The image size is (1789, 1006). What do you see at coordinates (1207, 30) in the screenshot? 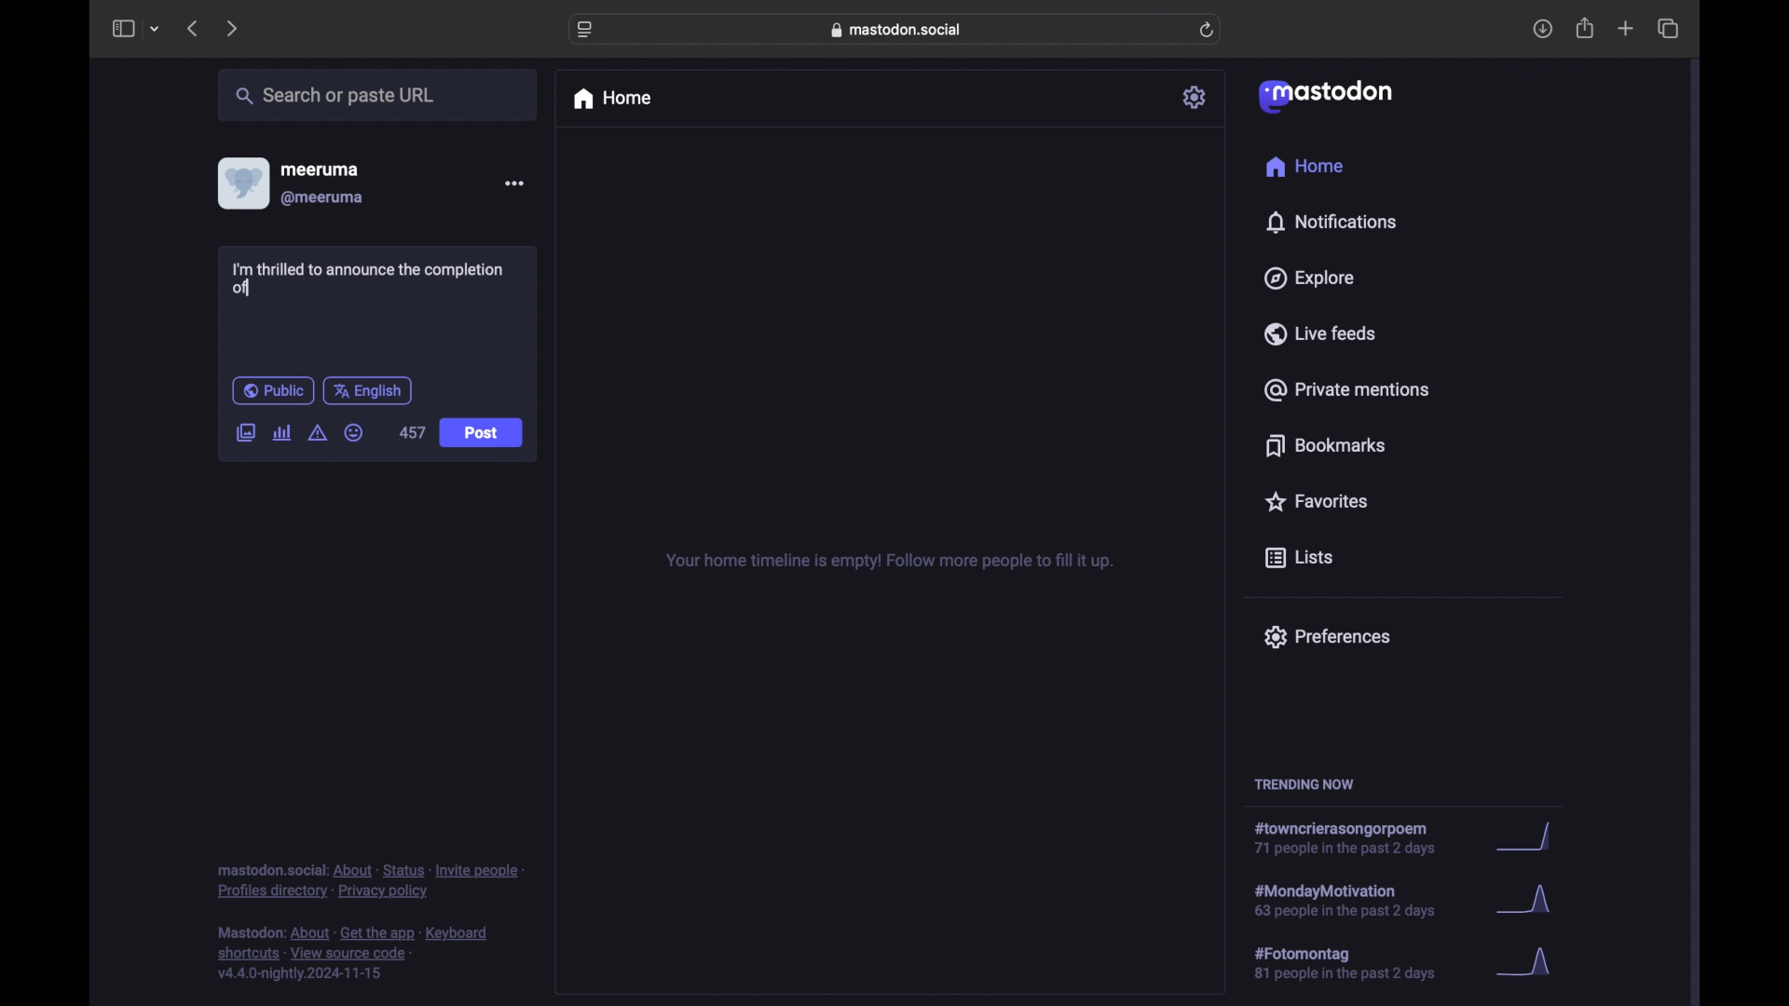
I see `refresh` at bounding box center [1207, 30].